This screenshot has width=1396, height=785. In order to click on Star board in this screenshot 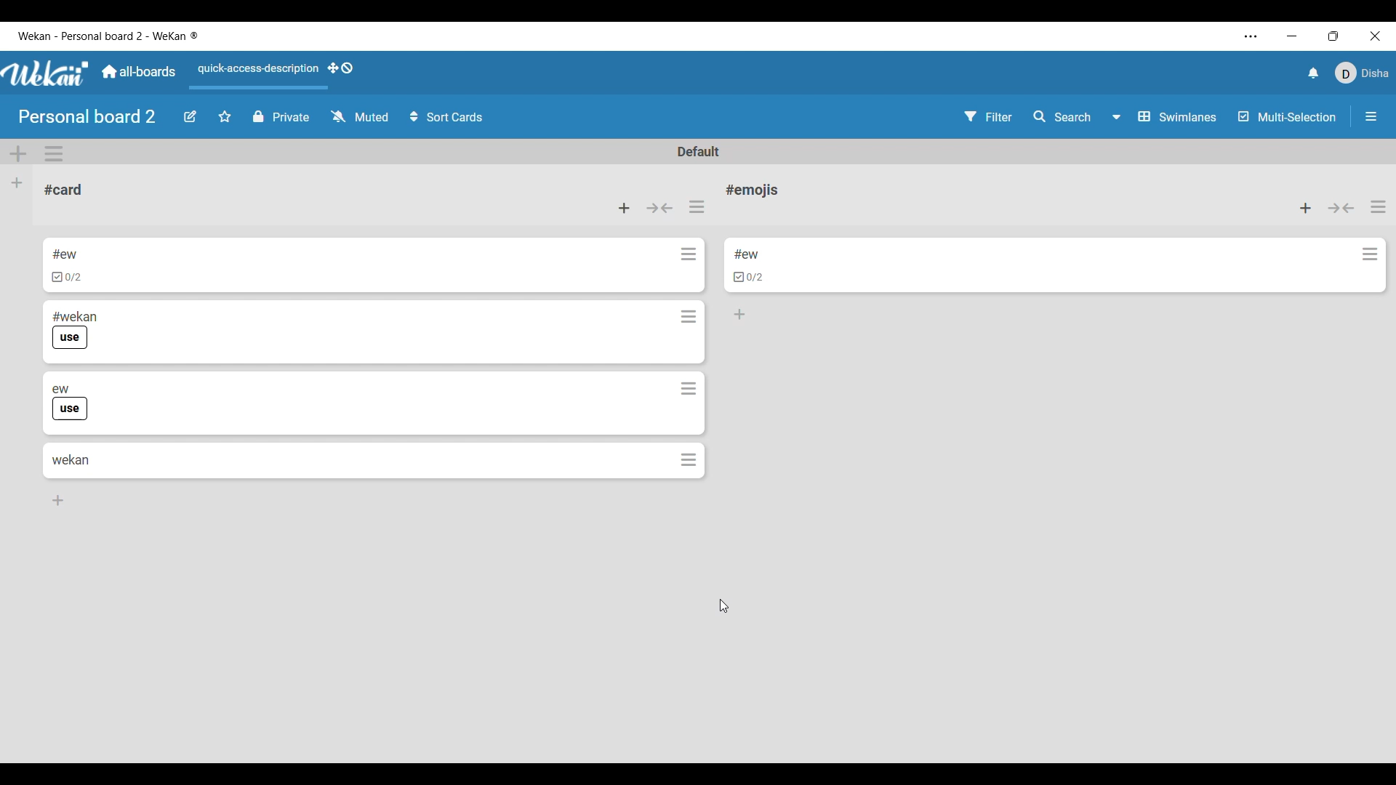, I will do `click(225, 116)`.